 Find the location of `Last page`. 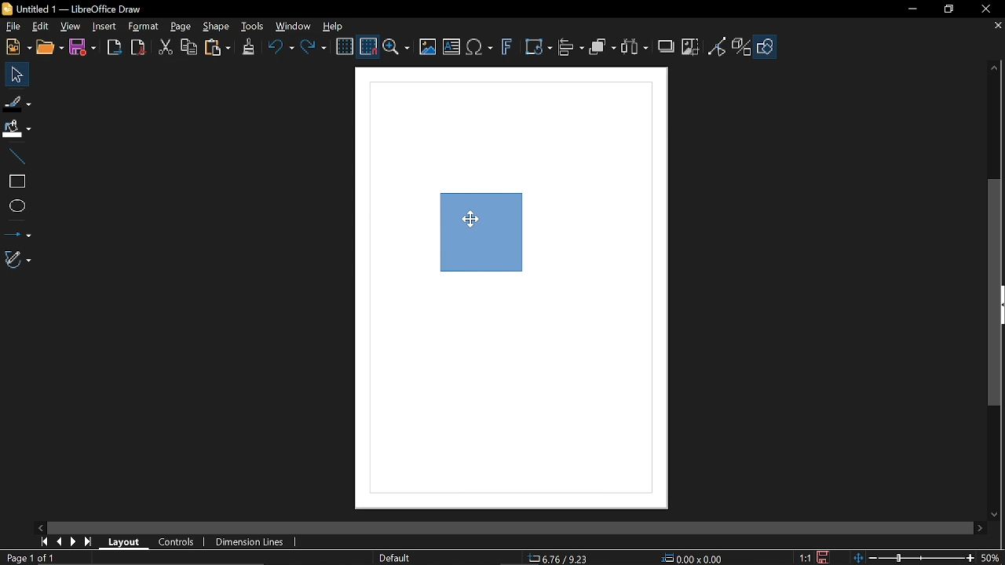

Last page is located at coordinates (88, 542).